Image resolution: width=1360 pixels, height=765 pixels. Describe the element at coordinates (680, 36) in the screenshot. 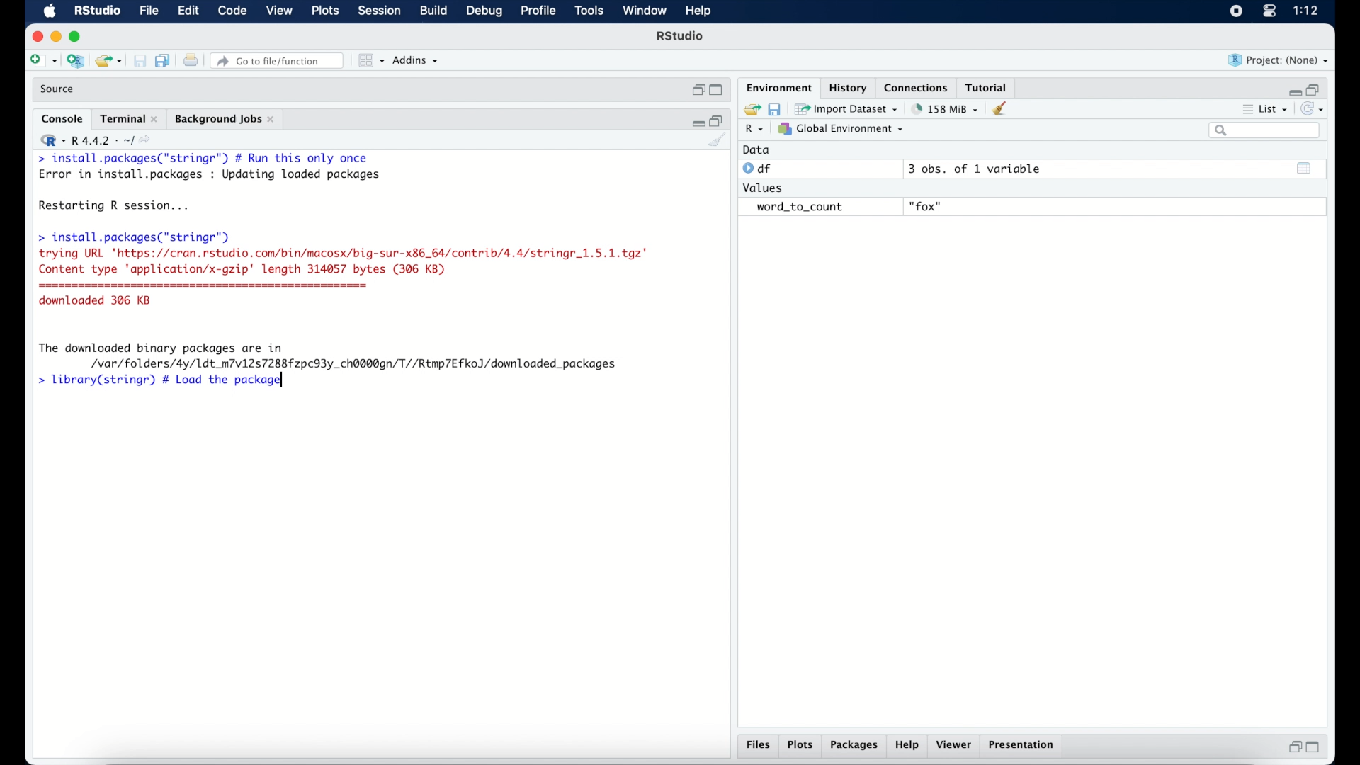

I see `R studio` at that location.